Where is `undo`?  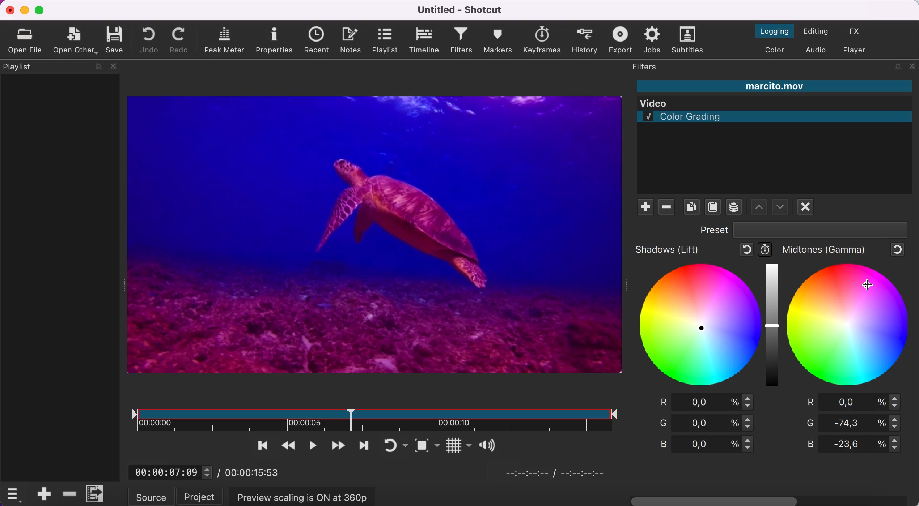
undo is located at coordinates (148, 40).